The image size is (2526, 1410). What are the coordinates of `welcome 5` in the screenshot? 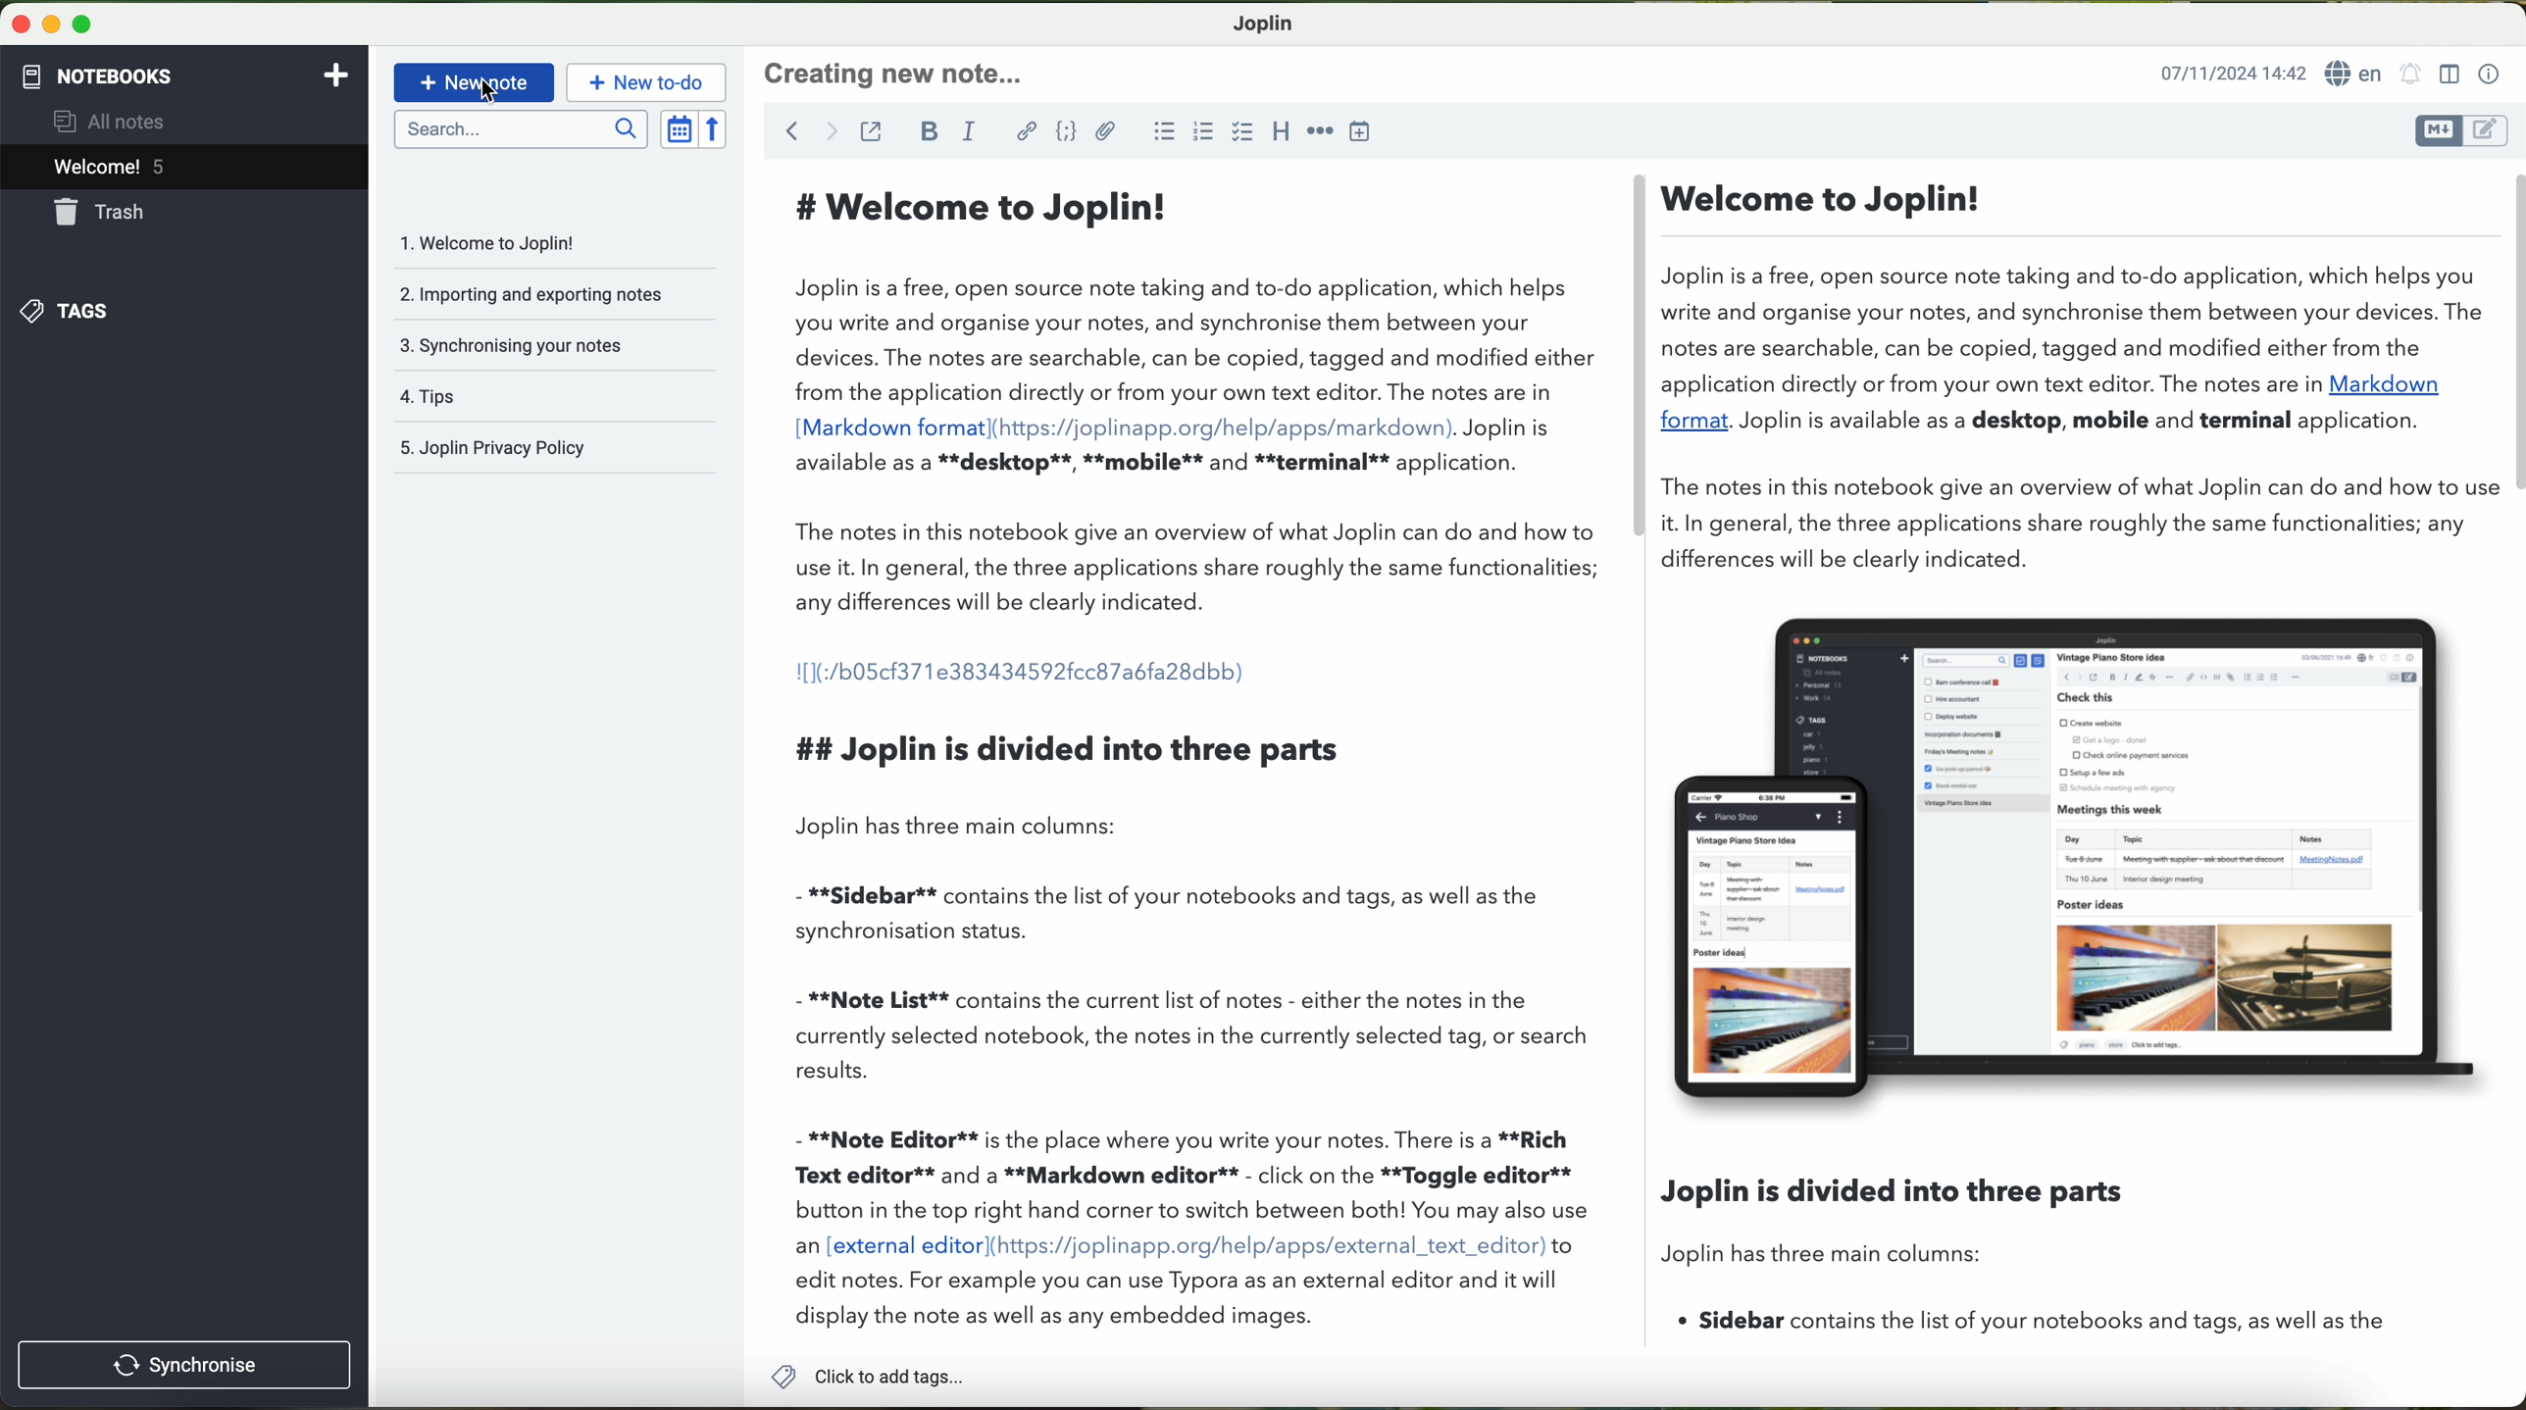 It's located at (186, 167).